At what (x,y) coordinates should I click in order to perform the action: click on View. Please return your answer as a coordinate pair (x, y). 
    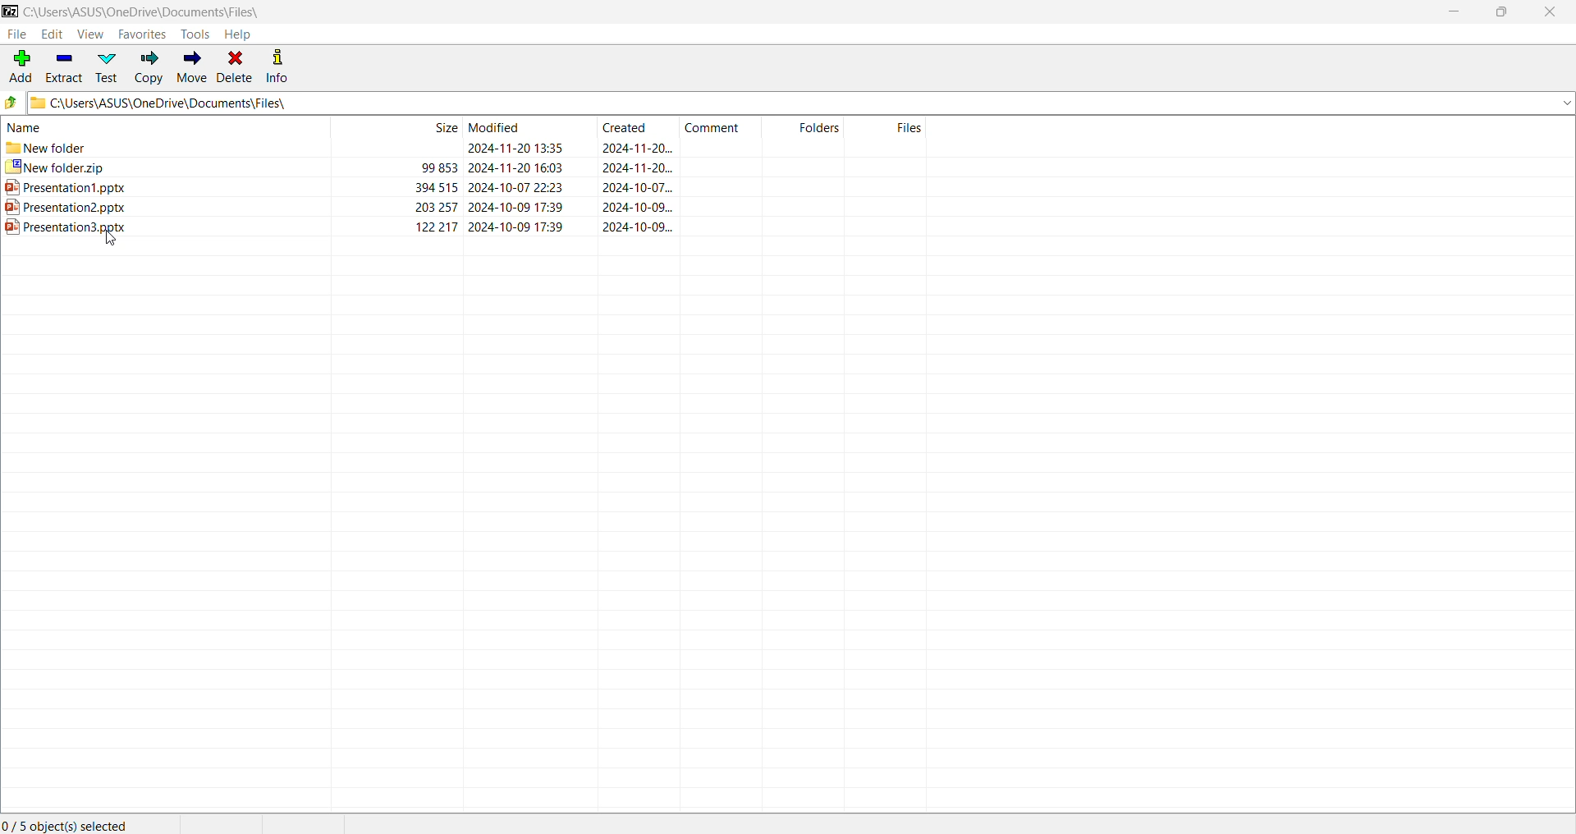
    Looking at the image, I should click on (89, 34).